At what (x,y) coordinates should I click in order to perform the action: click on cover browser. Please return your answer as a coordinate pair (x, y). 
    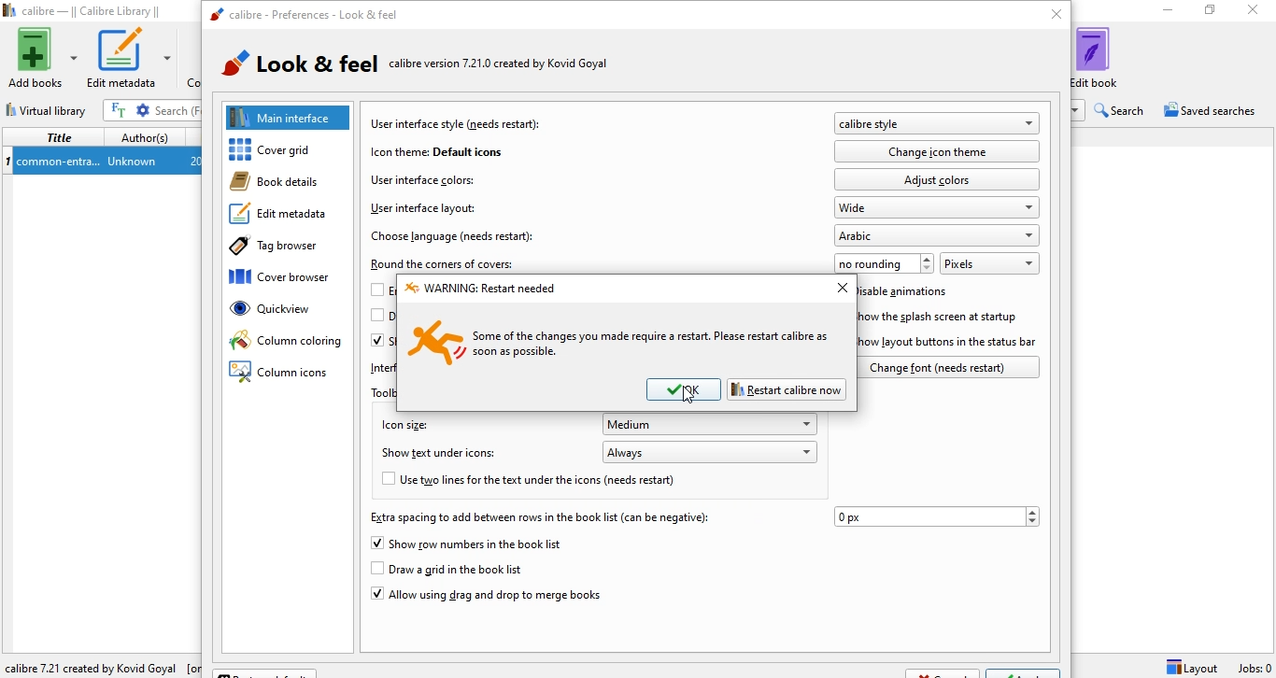
    Looking at the image, I should click on (289, 279).